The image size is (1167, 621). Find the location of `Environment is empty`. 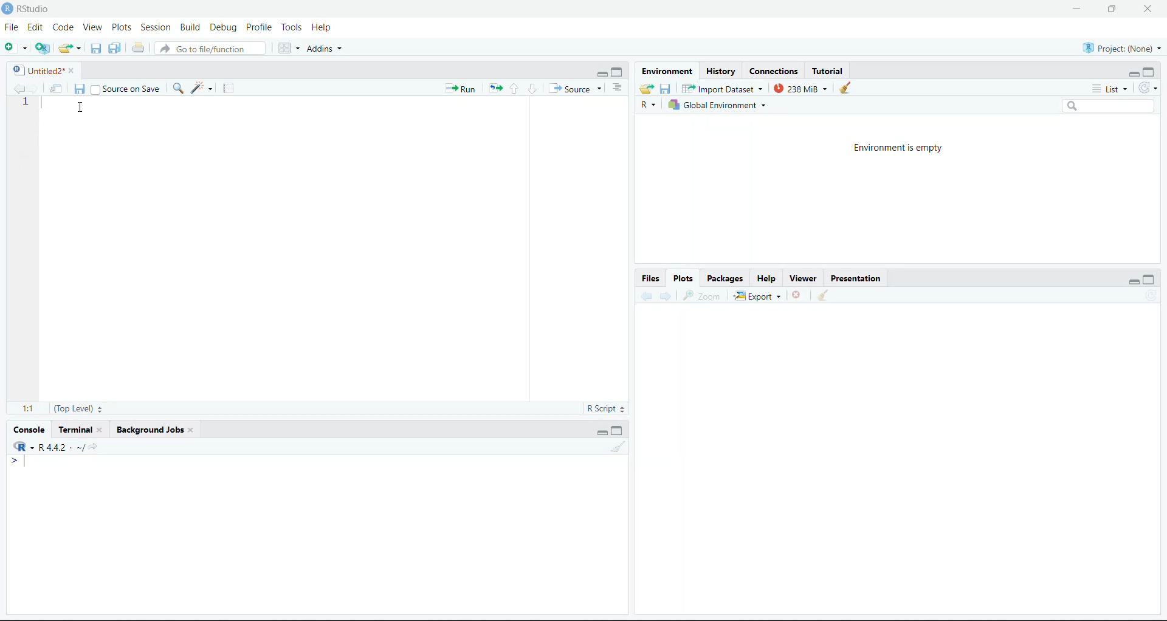

Environment is empty is located at coordinates (897, 149).